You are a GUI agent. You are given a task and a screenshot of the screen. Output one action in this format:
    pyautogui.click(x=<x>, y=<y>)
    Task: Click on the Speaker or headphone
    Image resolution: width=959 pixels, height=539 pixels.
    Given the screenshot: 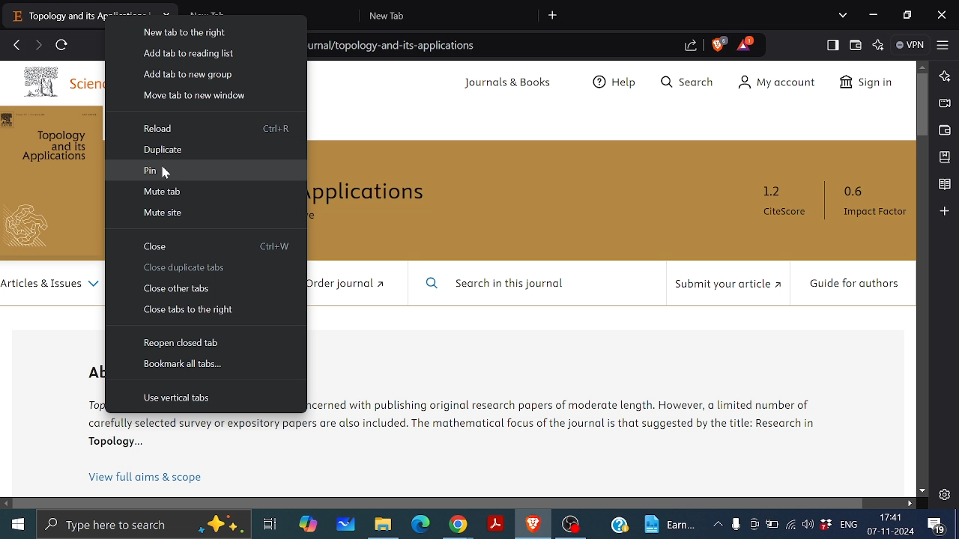 What is the action you would take?
    pyautogui.click(x=808, y=525)
    